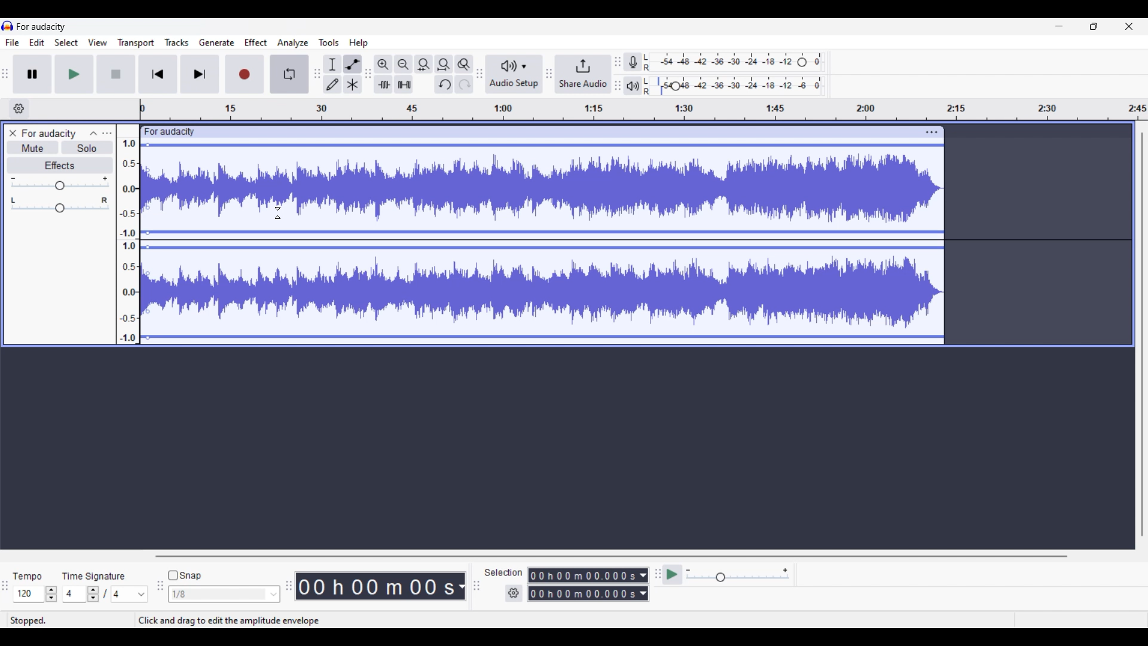 The width and height of the screenshot is (1148, 646). Describe the element at coordinates (542, 240) in the screenshot. I see `Track highlighted due to Envelop tool` at that location.